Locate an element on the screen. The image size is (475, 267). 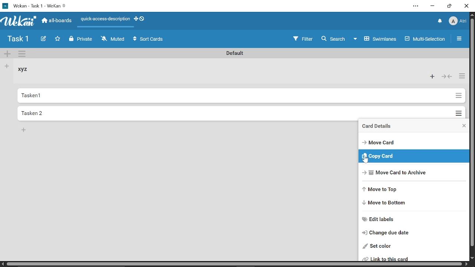
Swimlanes is located at coordinates (377, 39).